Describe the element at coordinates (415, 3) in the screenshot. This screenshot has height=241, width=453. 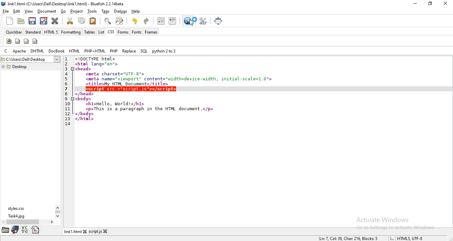
I see `minimize` at that location.